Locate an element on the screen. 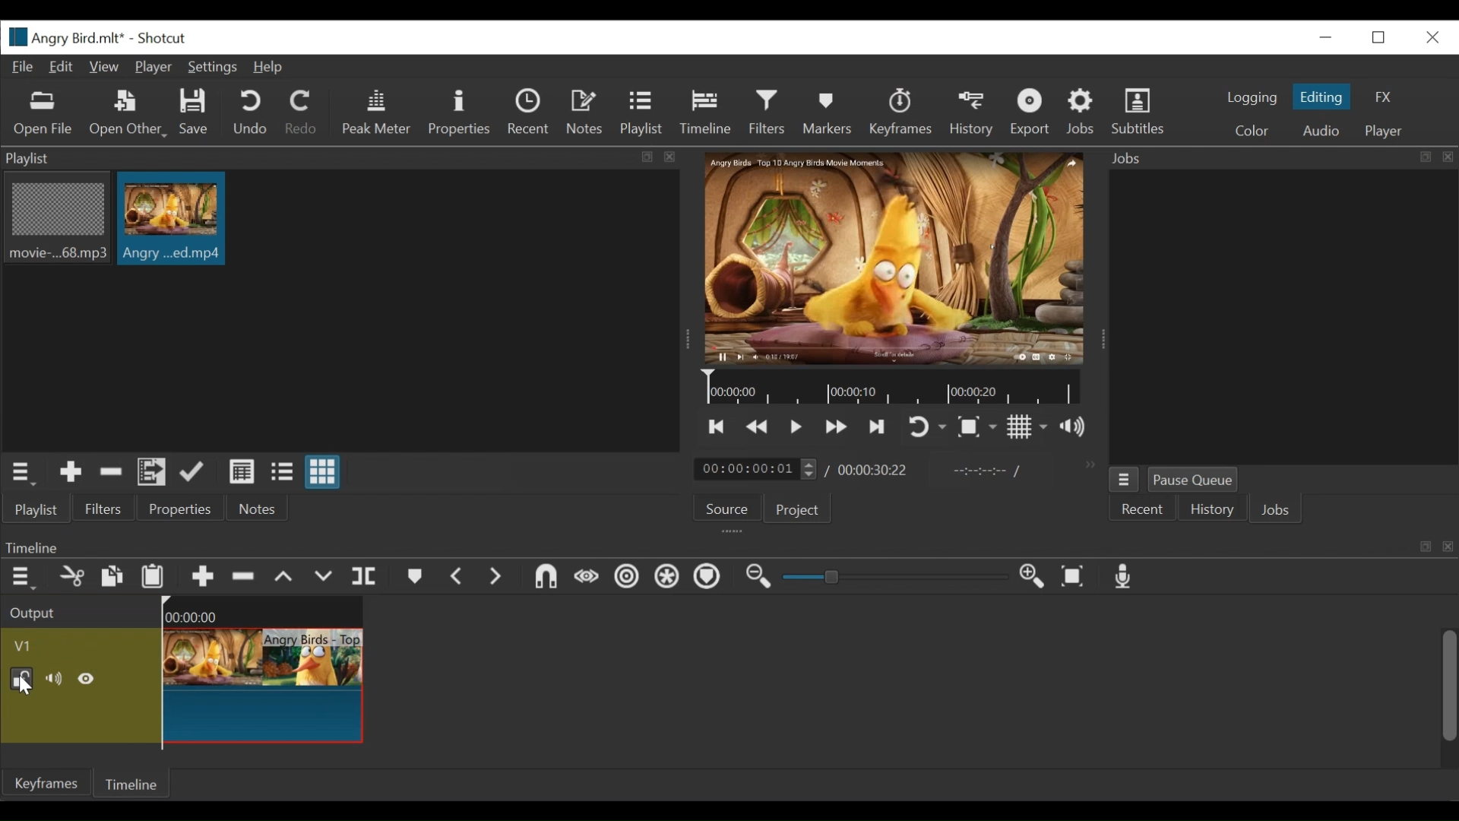 Image resolution: width=1459 pixels, height=821 pixels. Open File is located at coordinates (43, 115).